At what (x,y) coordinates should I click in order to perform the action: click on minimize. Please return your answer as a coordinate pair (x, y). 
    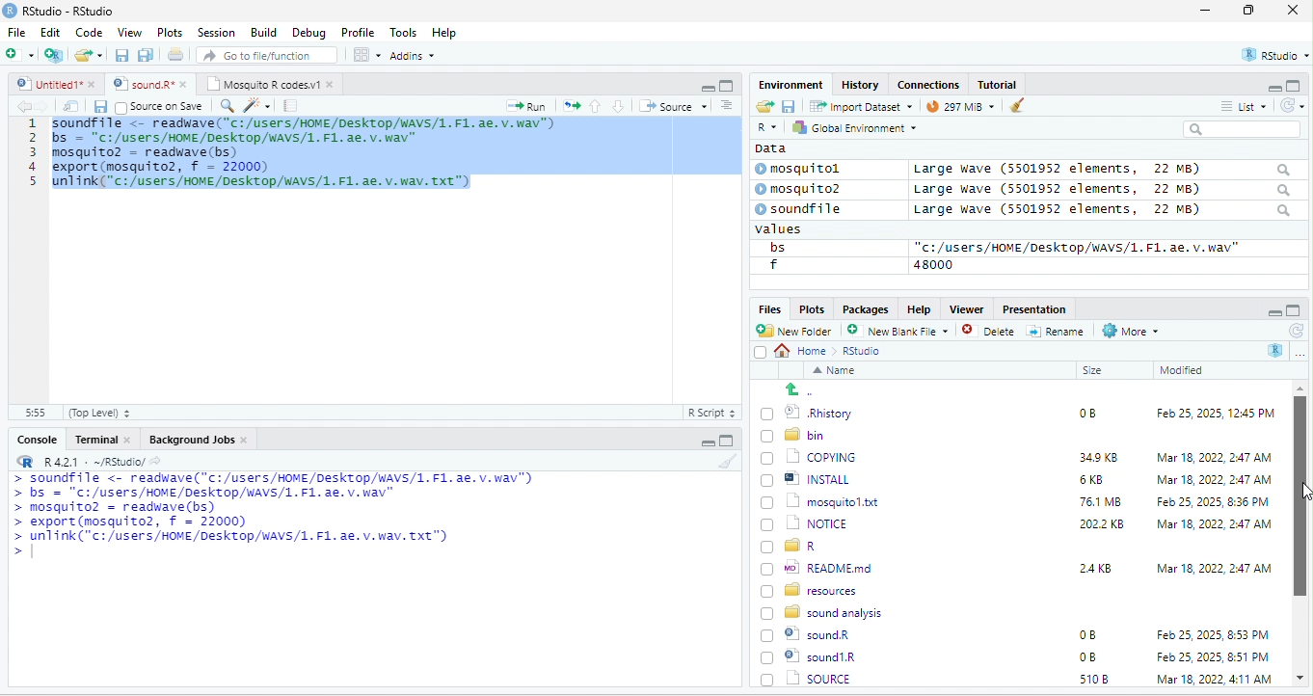
    Looking at the image, I should click on (1273, 311).